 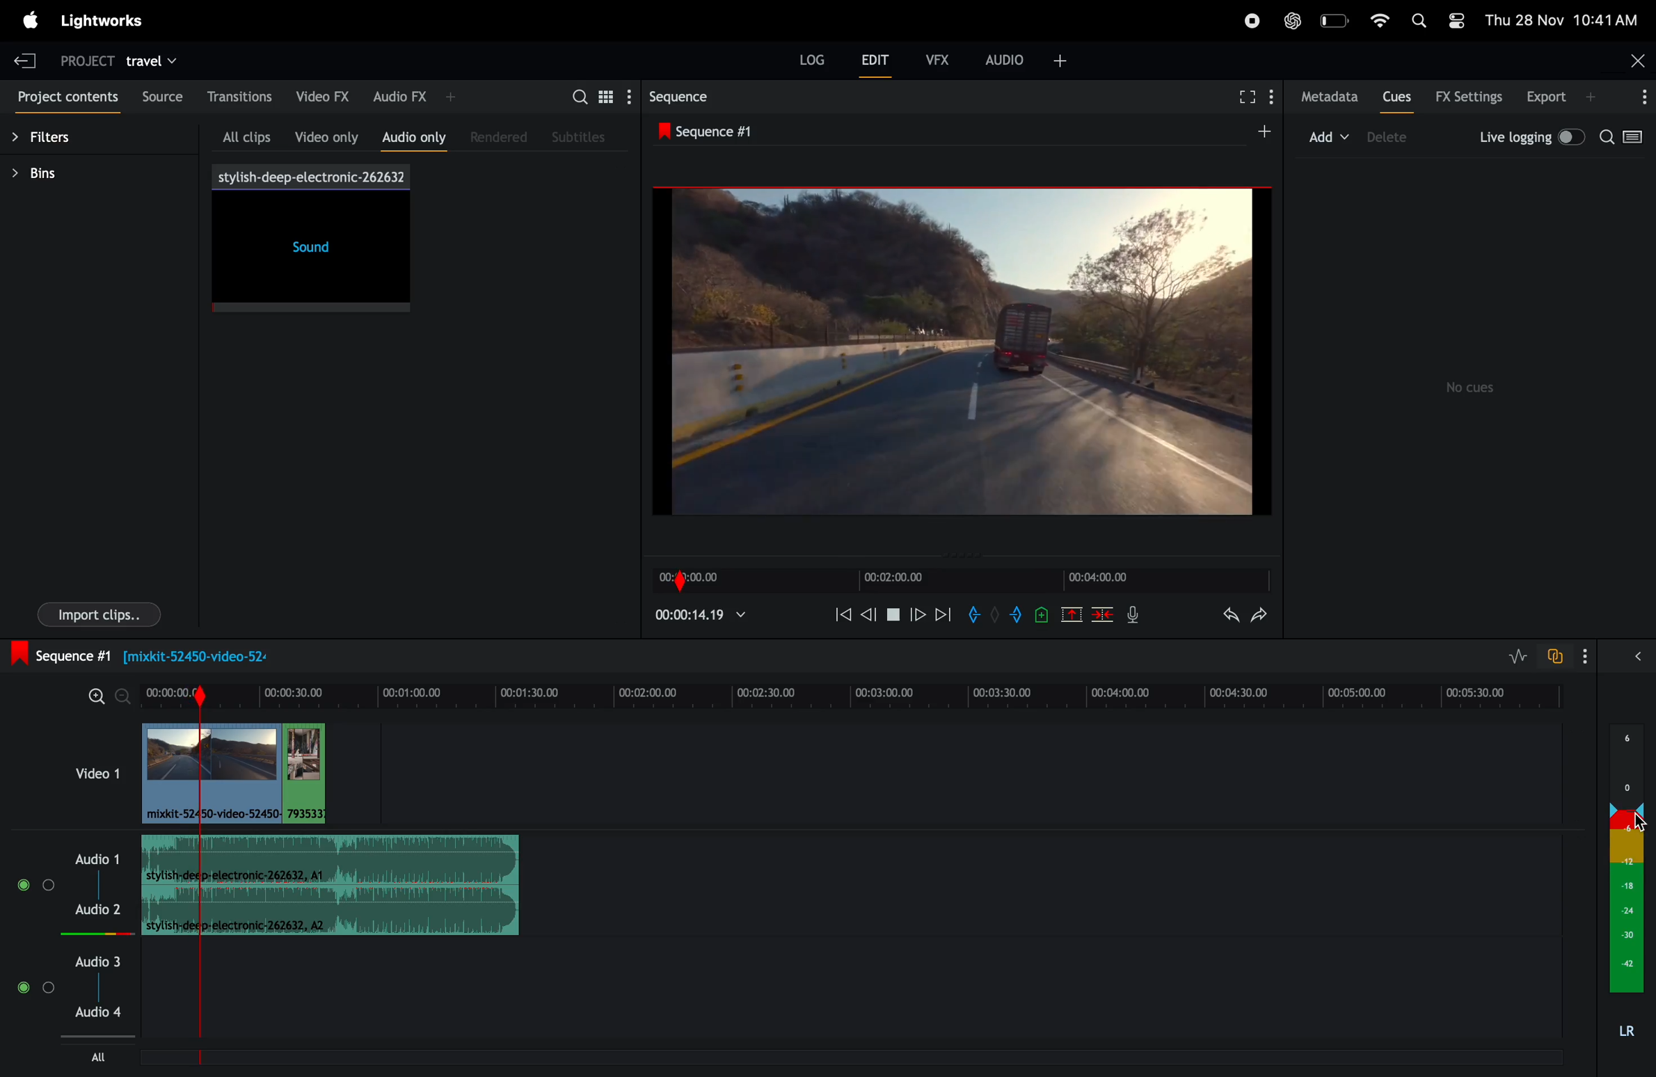 I want to click on Audio 2, so click(x=102, y=911).